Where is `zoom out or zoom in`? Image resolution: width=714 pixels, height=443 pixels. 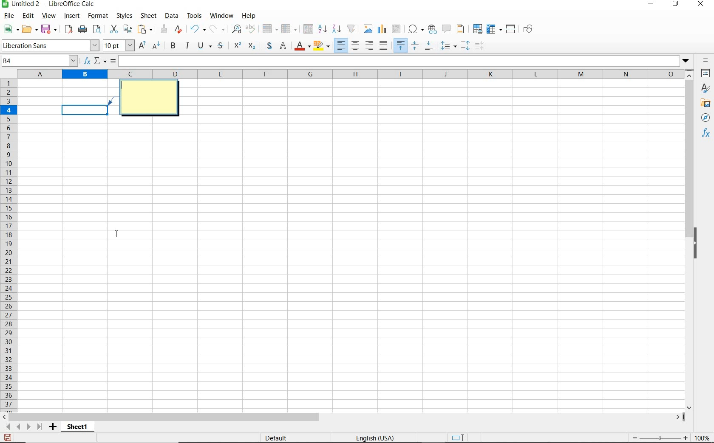
zoom out or zoom in is located at coordinates (659, 437).